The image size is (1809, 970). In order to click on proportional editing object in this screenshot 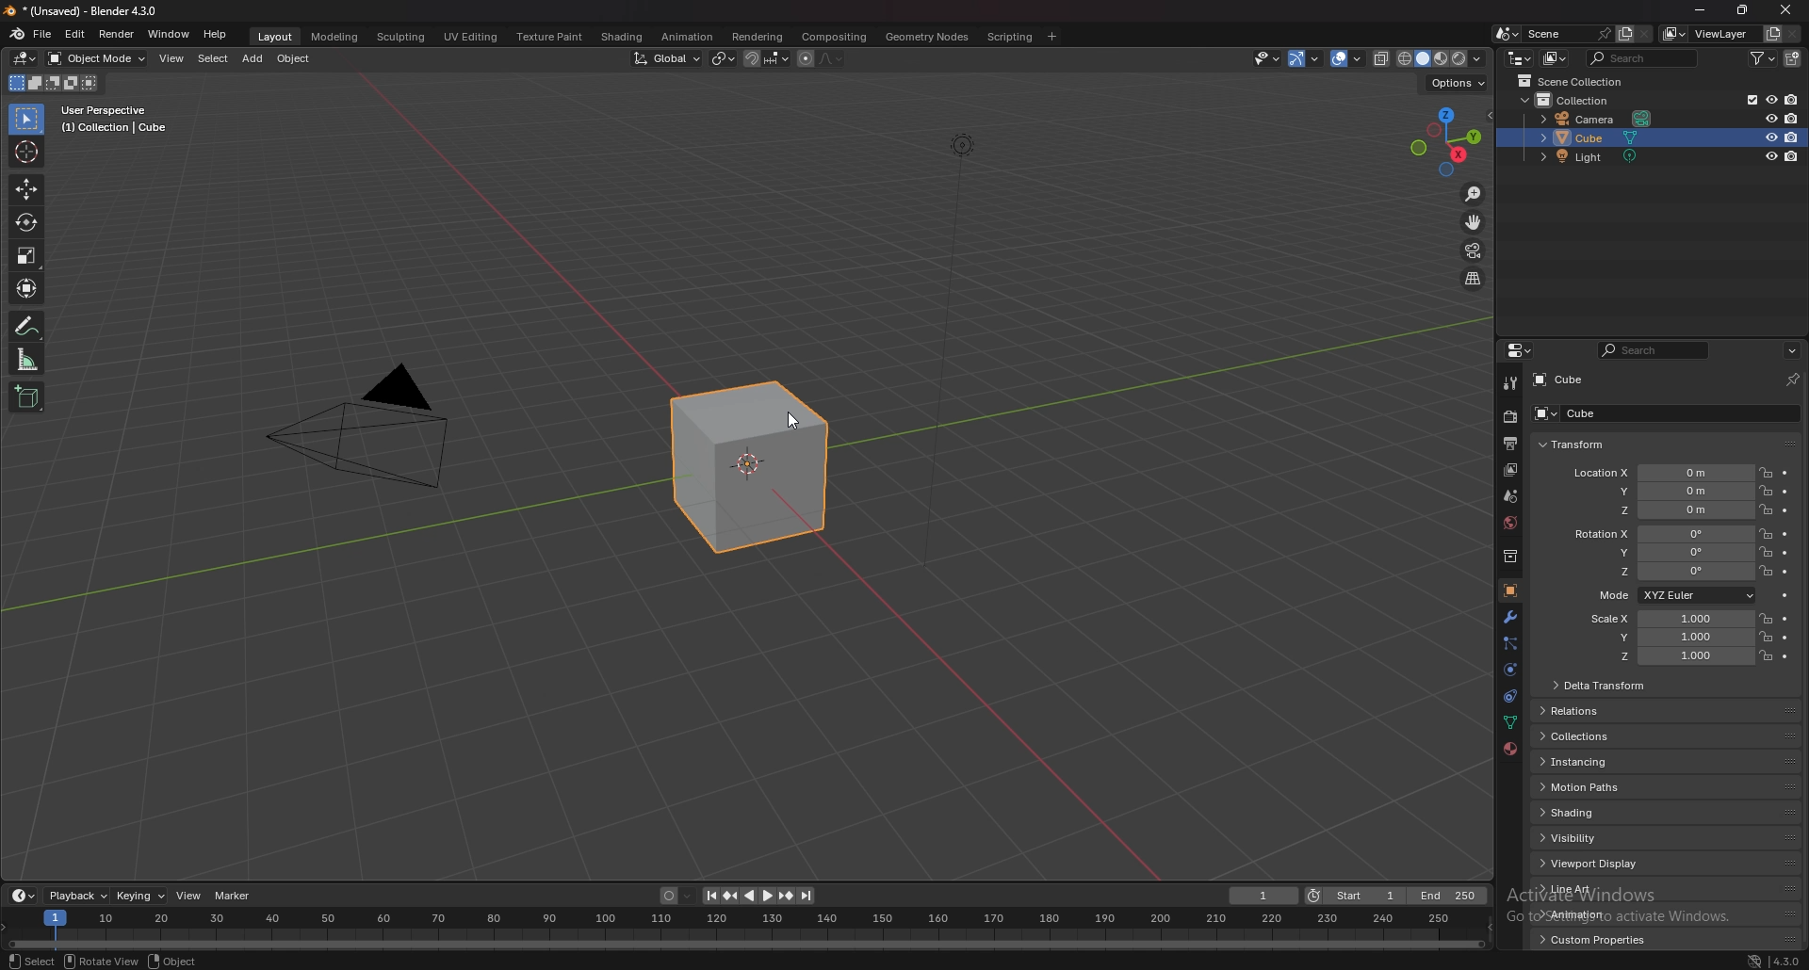, I will do `click(807, 59)`.